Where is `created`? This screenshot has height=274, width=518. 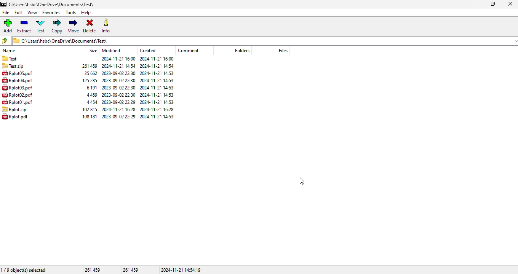 created is located at coordinates (148, 50).